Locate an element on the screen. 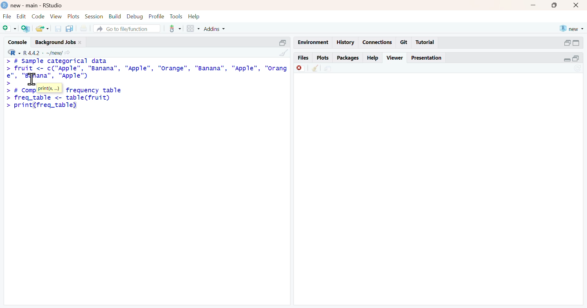 This screenshot has width=587, height=308. view the current working directory is located at coordinates (68, 53).